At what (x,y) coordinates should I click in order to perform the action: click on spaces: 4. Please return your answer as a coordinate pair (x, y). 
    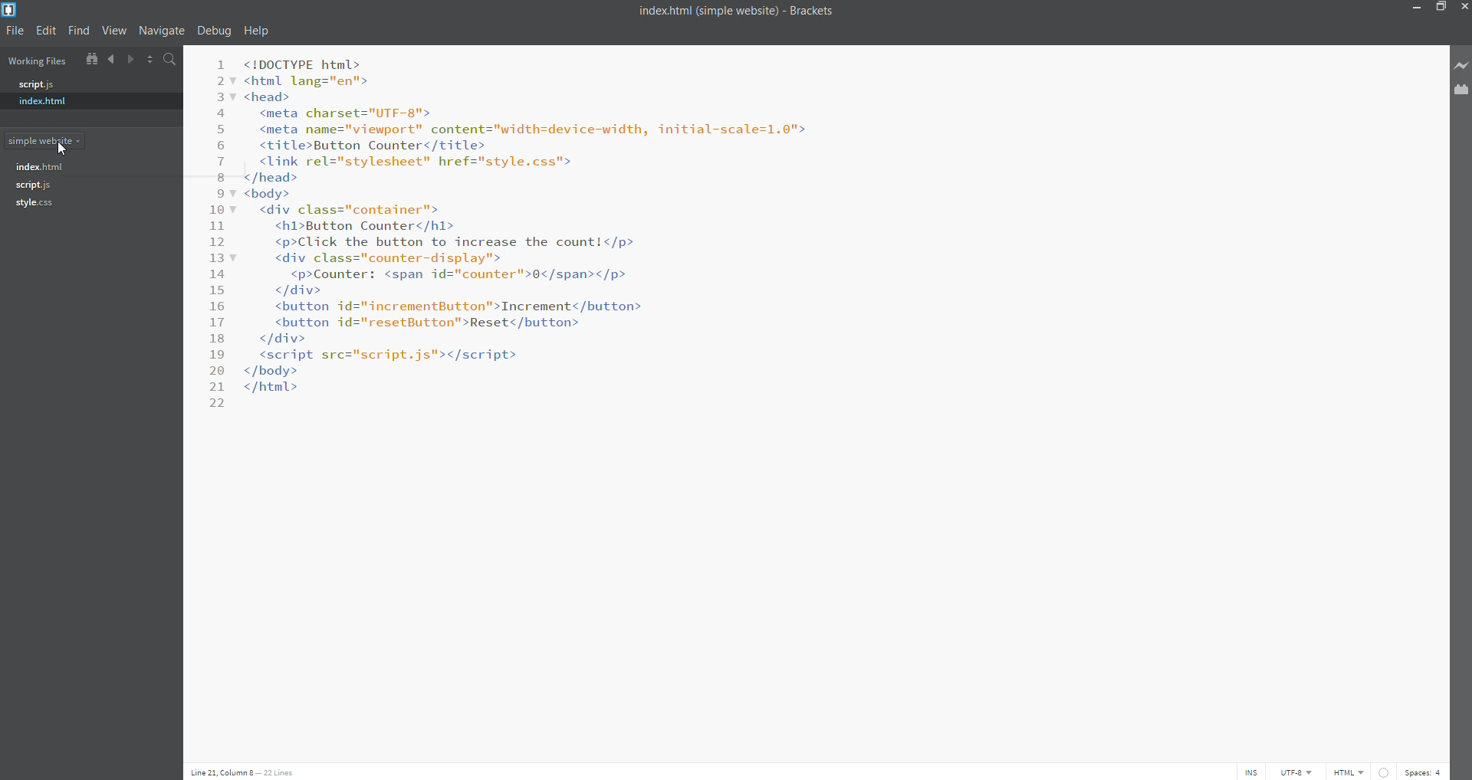
    Looking at the image, I should click on (1426, 772).